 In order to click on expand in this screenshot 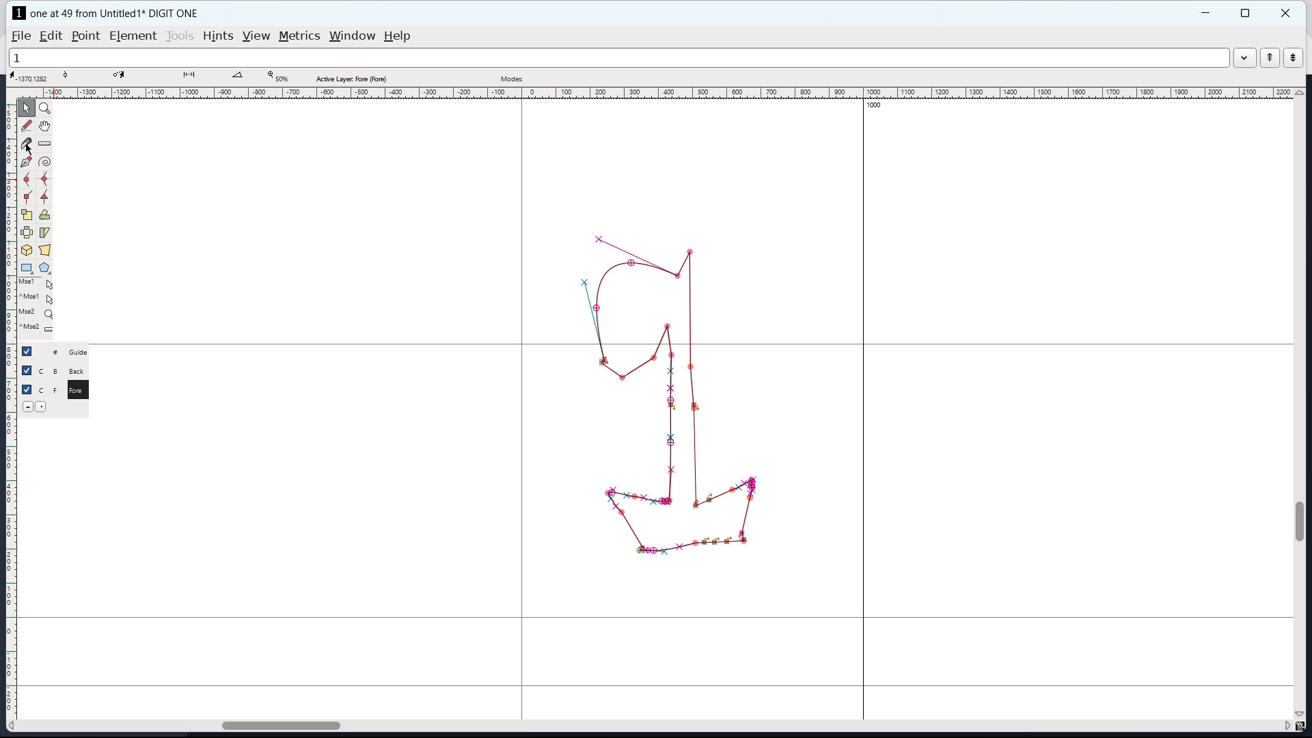, I will do `click(1244, 59)`.